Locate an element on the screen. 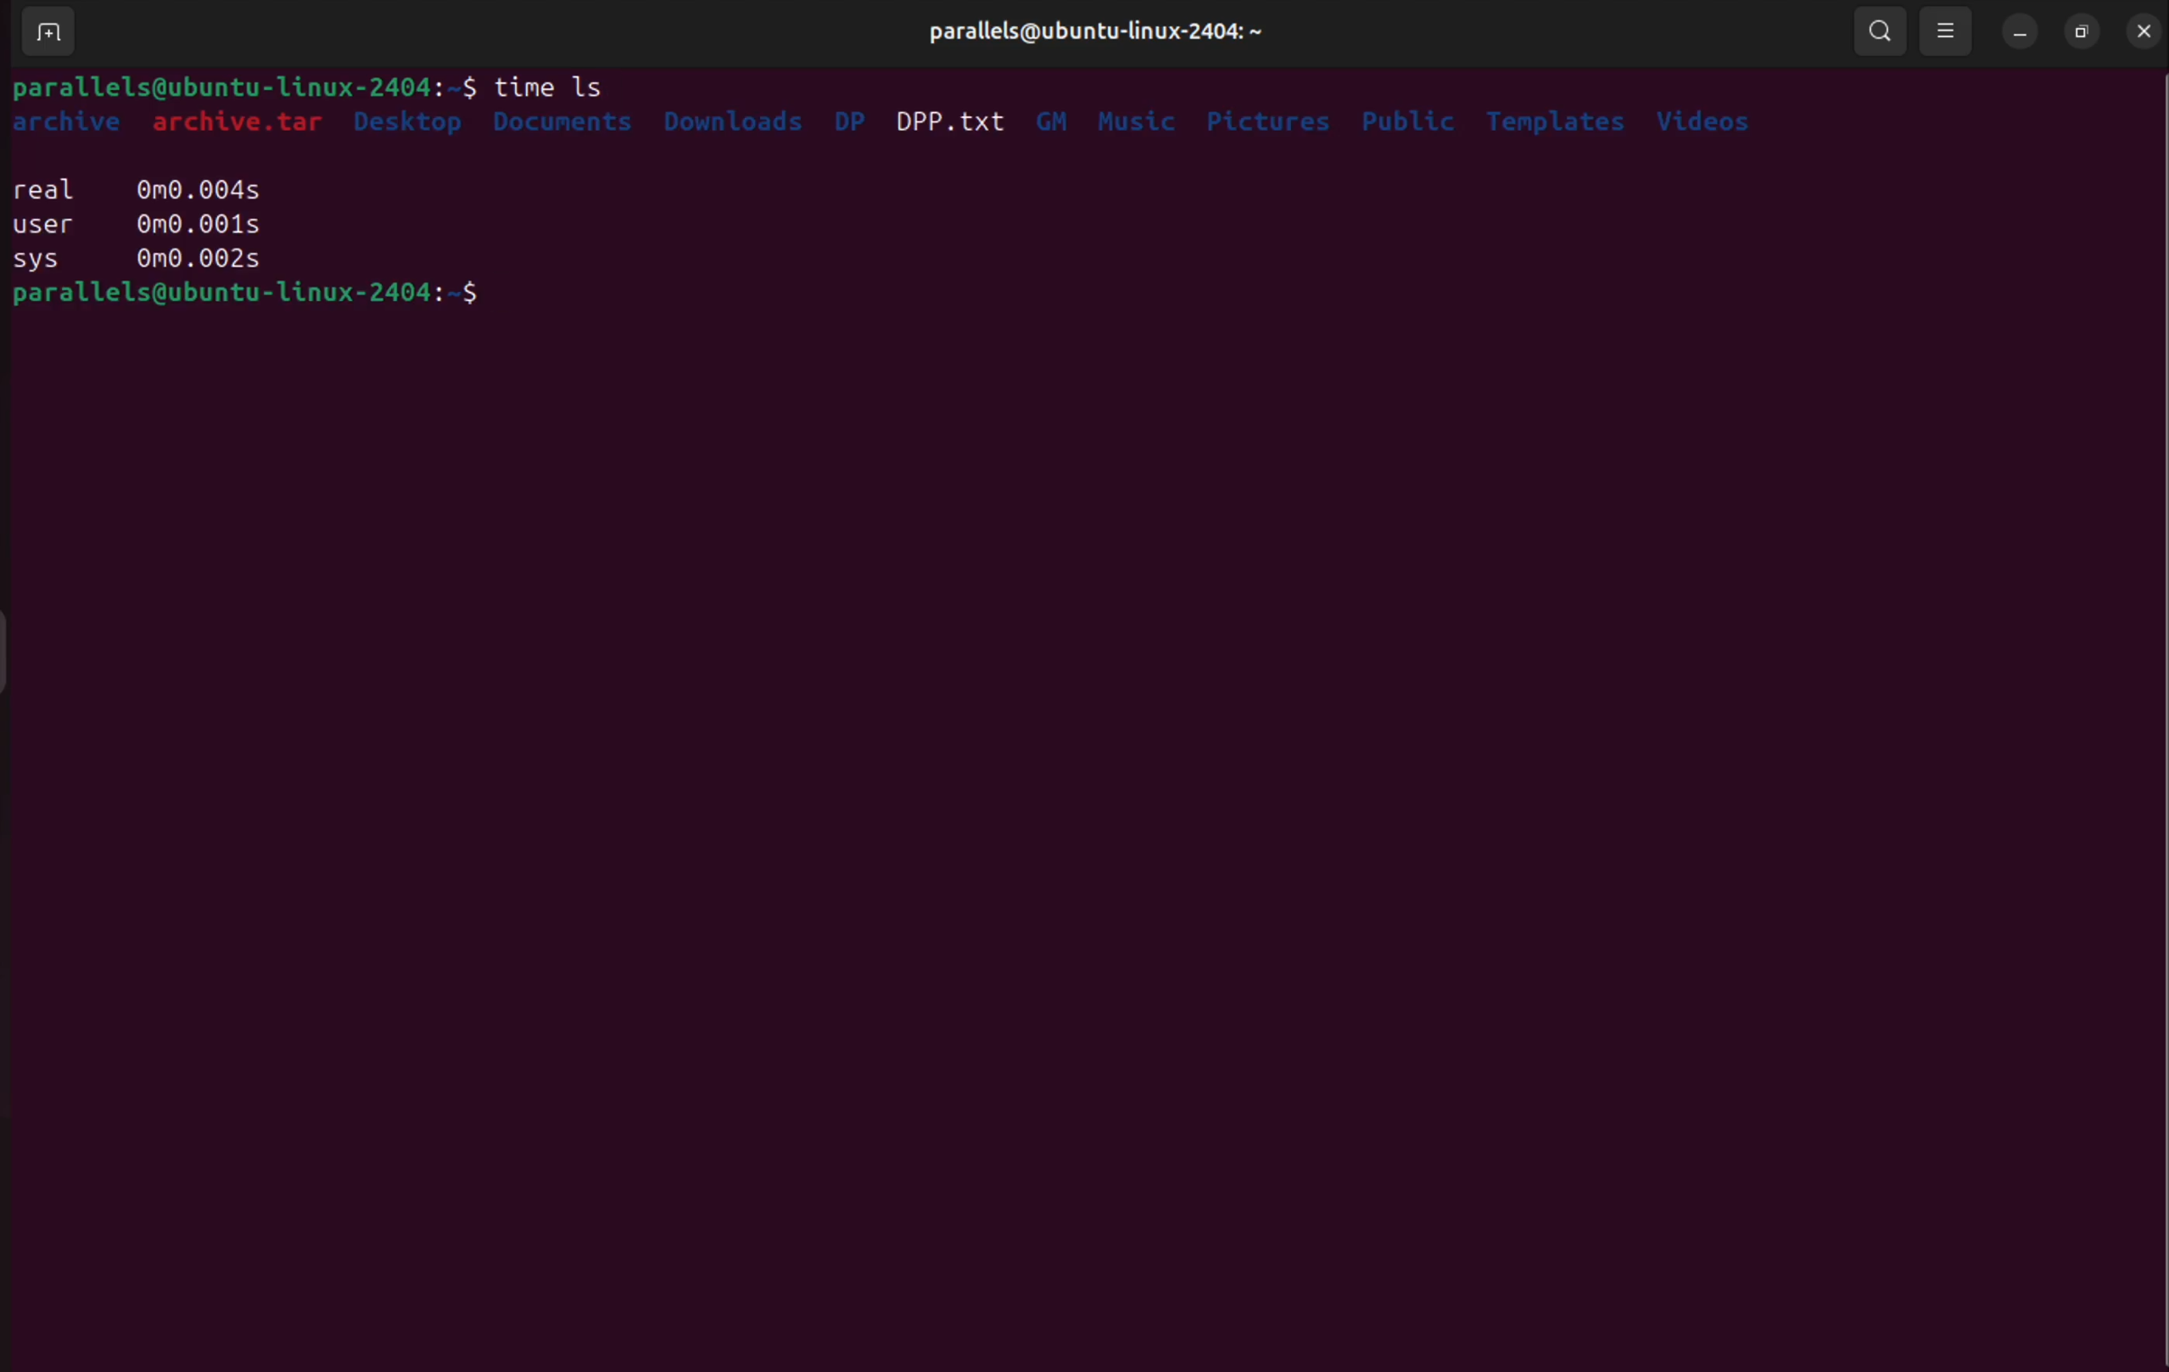  sys is located at coordinates (41, 259).